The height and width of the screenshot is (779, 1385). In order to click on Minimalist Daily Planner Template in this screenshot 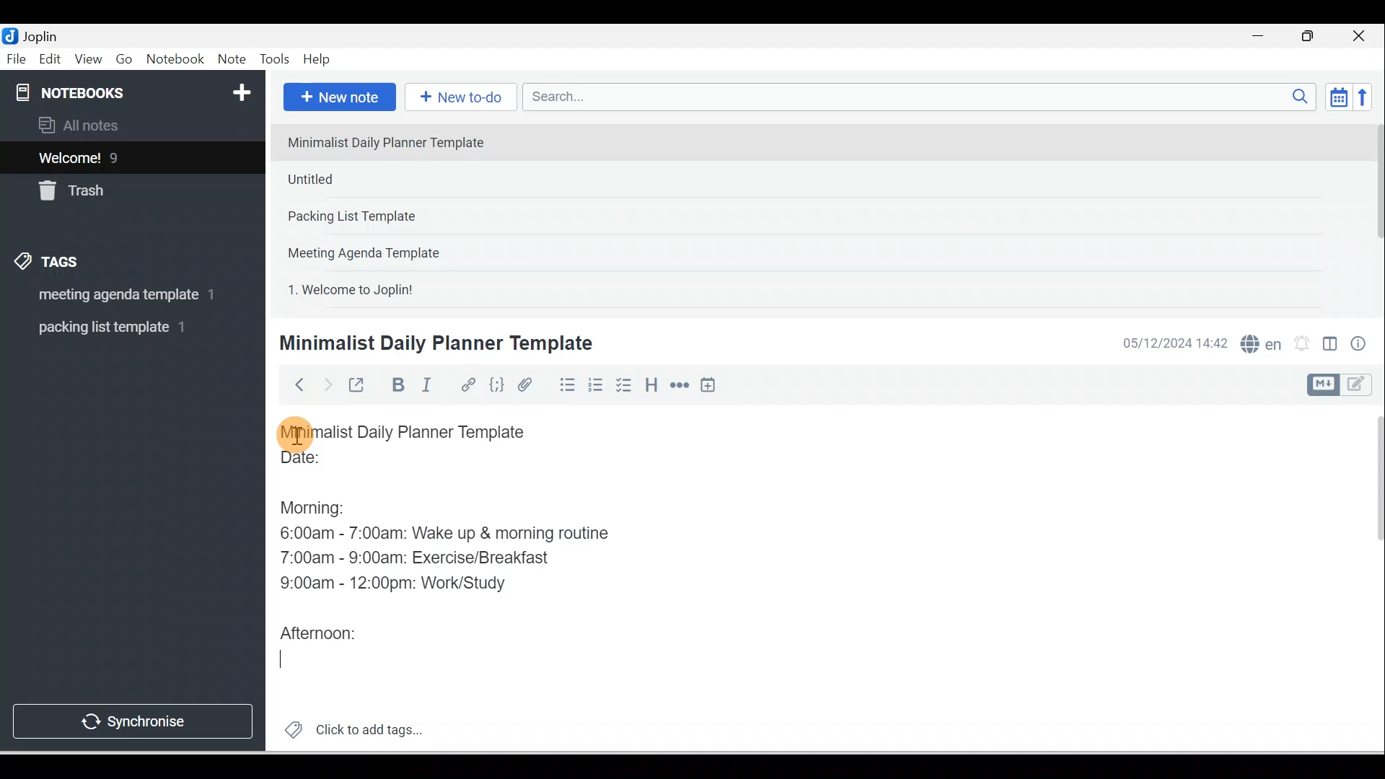, I will do `click(434, 343)`.